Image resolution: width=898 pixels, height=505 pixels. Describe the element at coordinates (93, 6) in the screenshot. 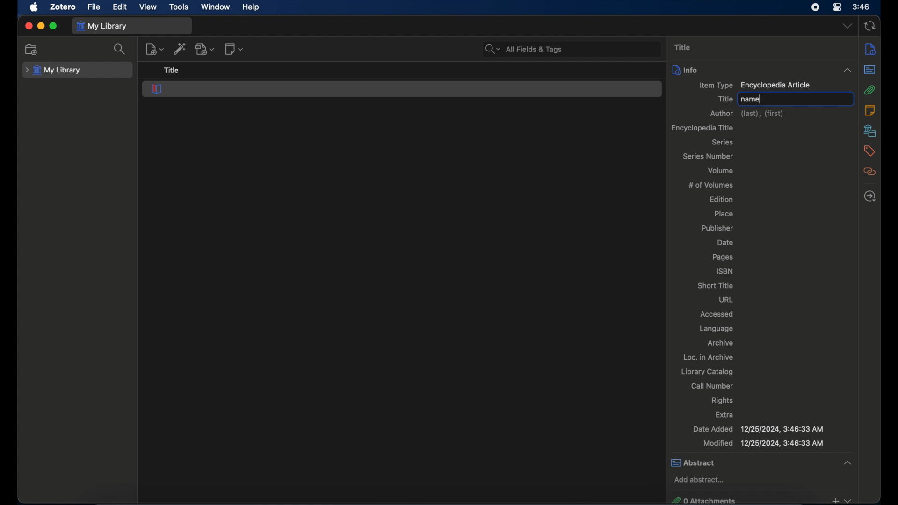

I see `file` at that location.